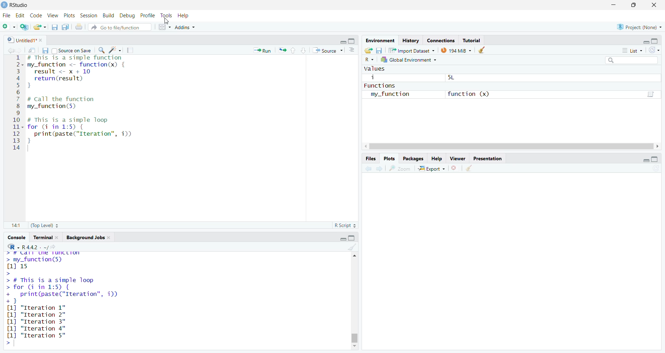 The image size is (665, 353). I want to click on code of a simple loop, so click(82, 130).